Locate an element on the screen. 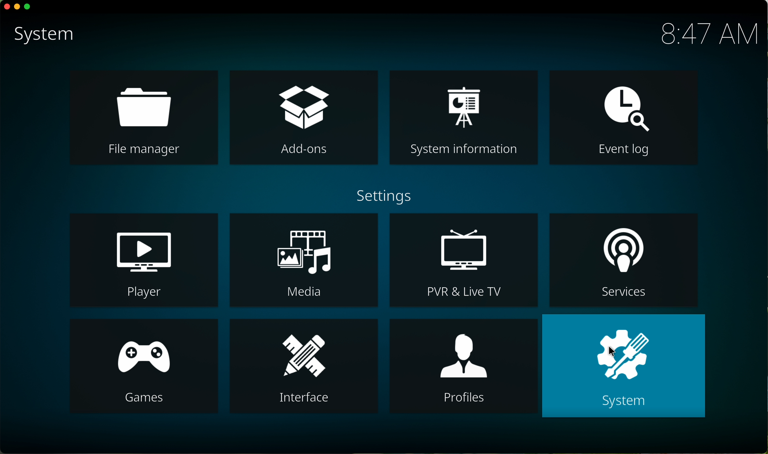  hour is located at coordinates (708, 34).